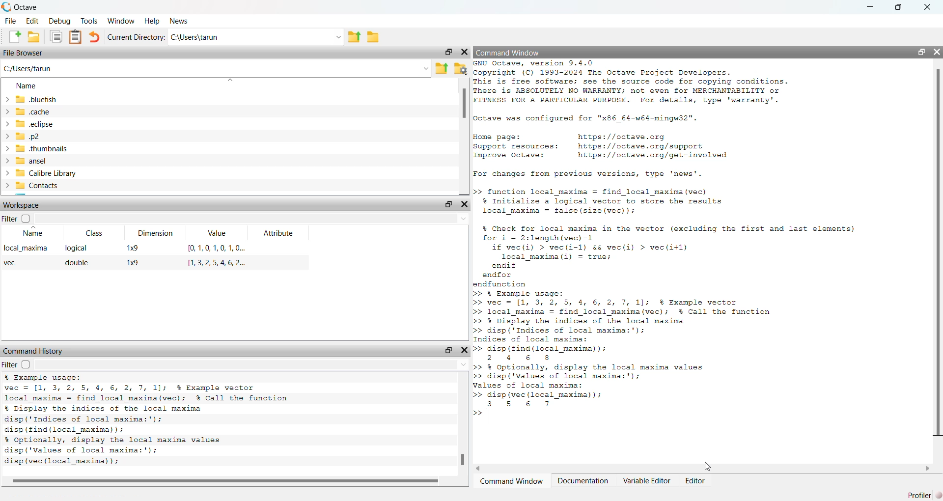 The width and height of the screenshot is (943, 501). What do you see at coordinates (27, 85) in the screenshot?
I see `Name` at bounding box center [27, 85].